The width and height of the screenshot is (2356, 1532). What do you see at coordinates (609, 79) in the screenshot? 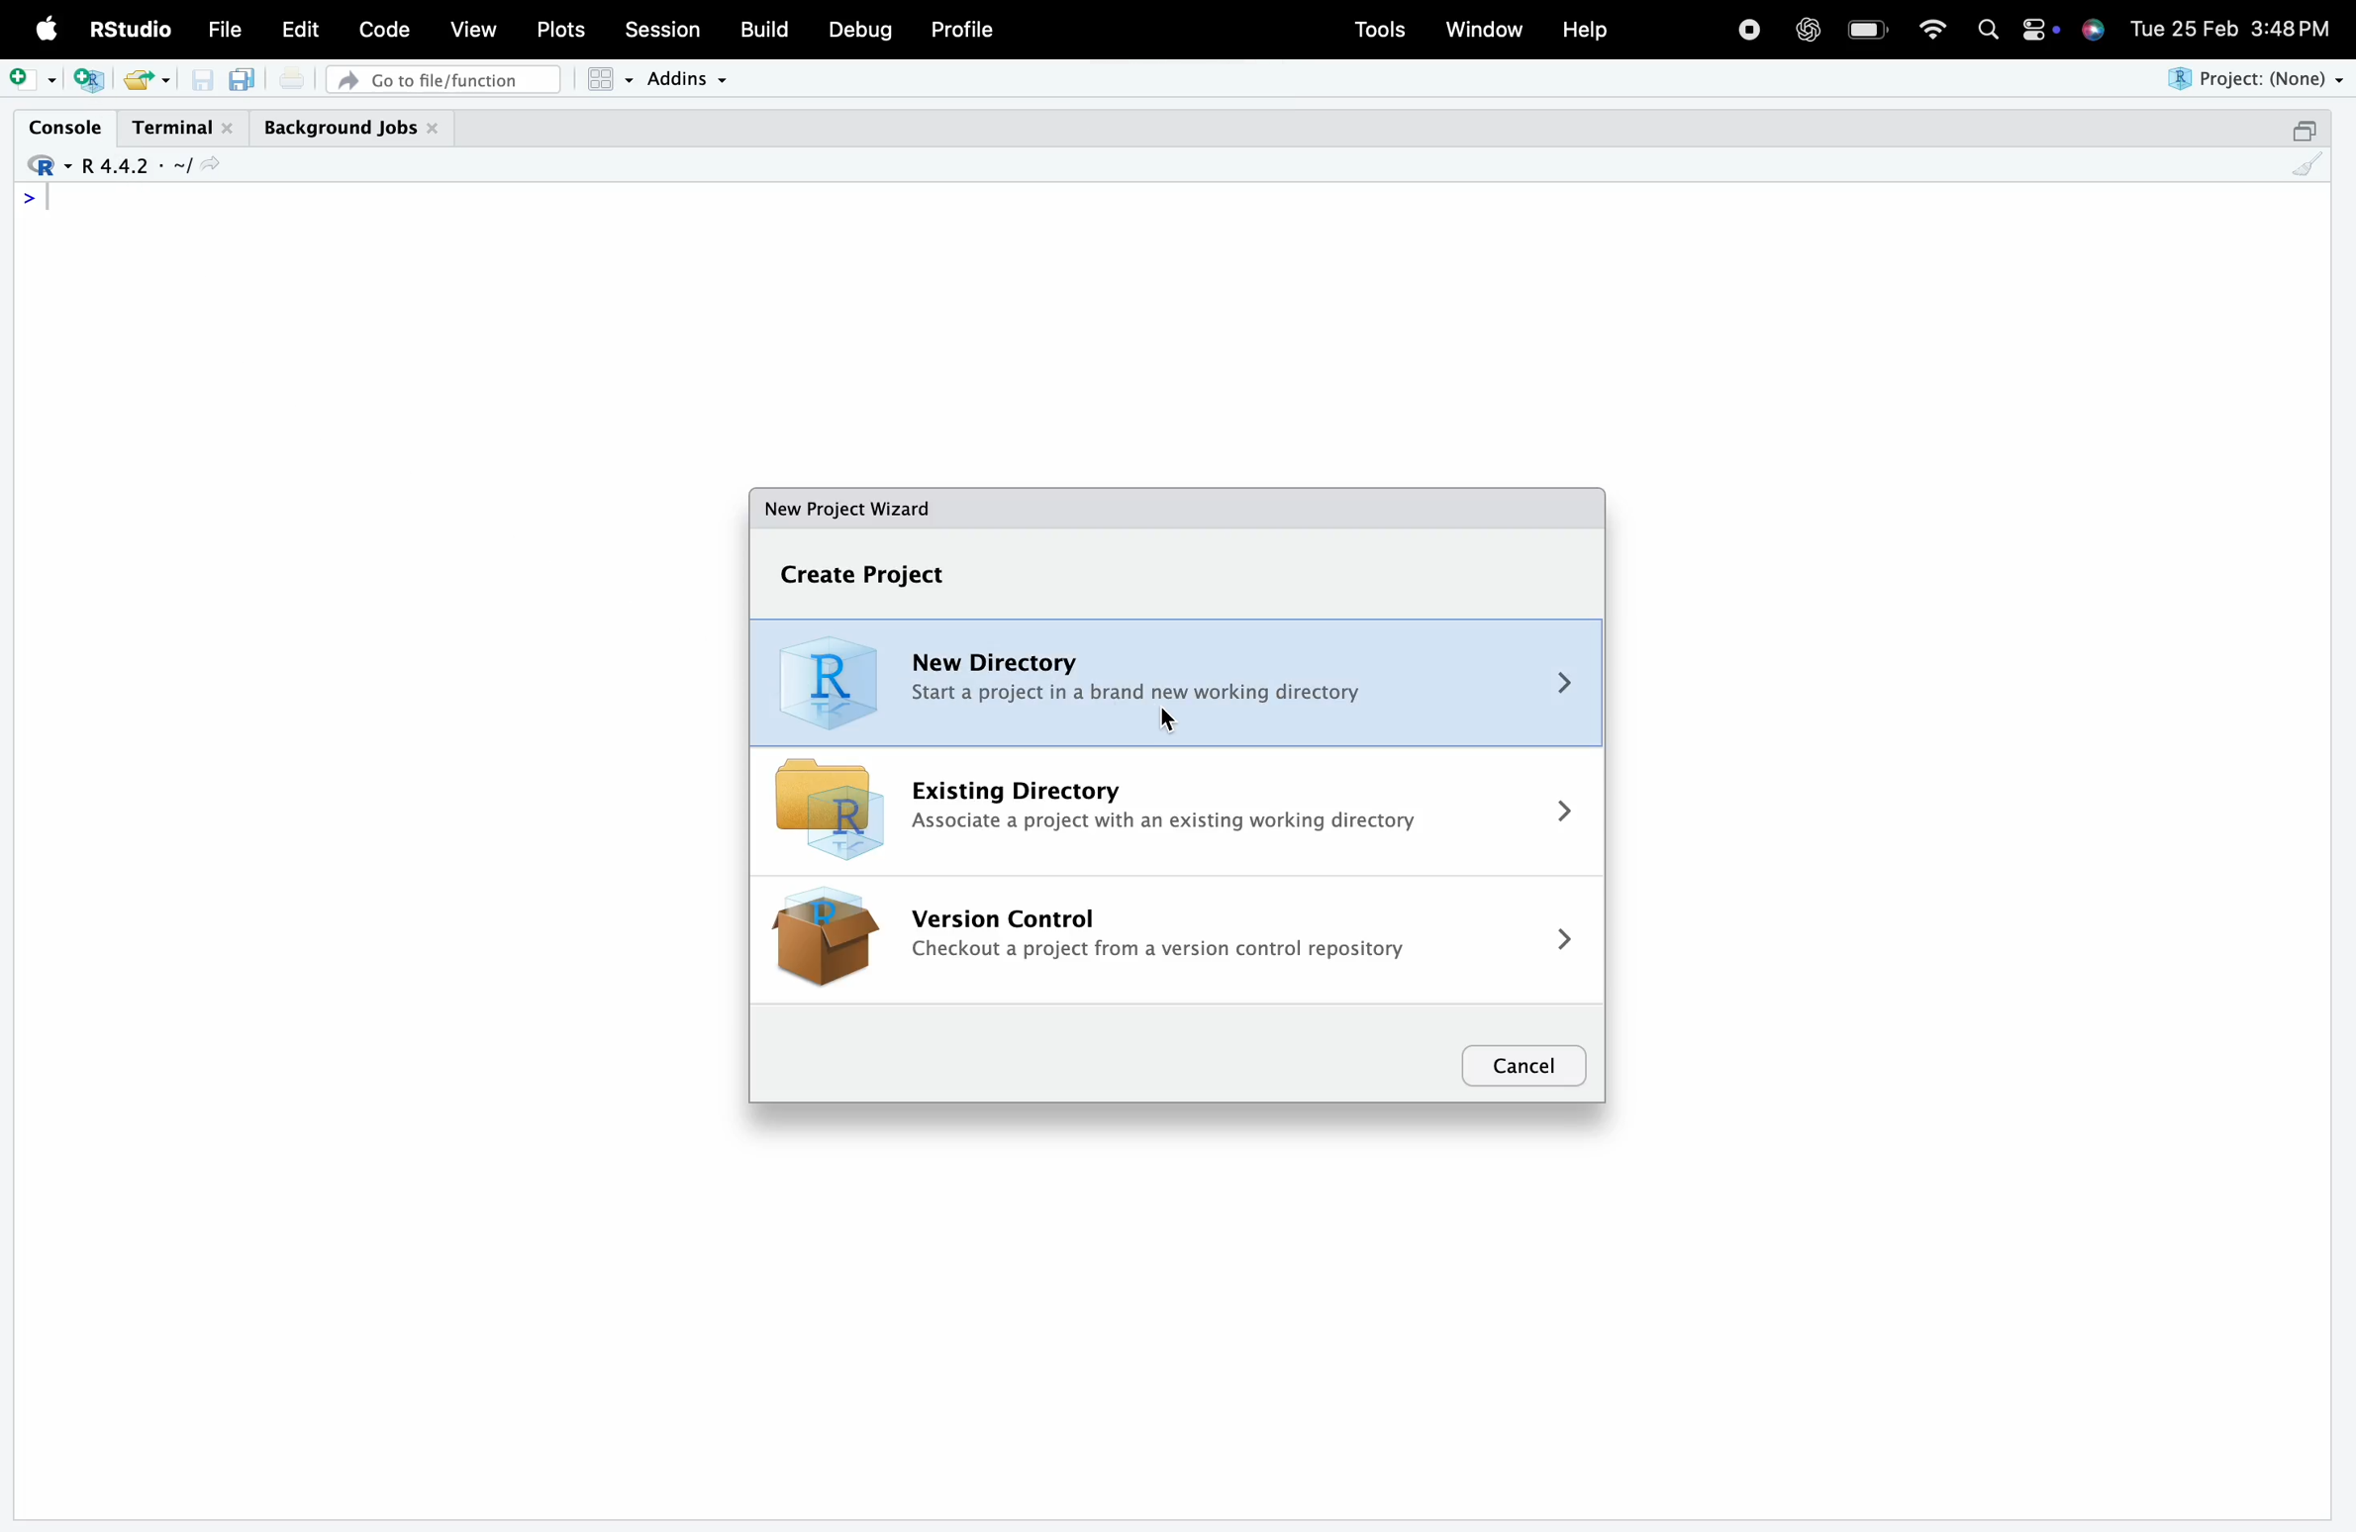
I see `Workspace panes` at bounding box center [609, 79].